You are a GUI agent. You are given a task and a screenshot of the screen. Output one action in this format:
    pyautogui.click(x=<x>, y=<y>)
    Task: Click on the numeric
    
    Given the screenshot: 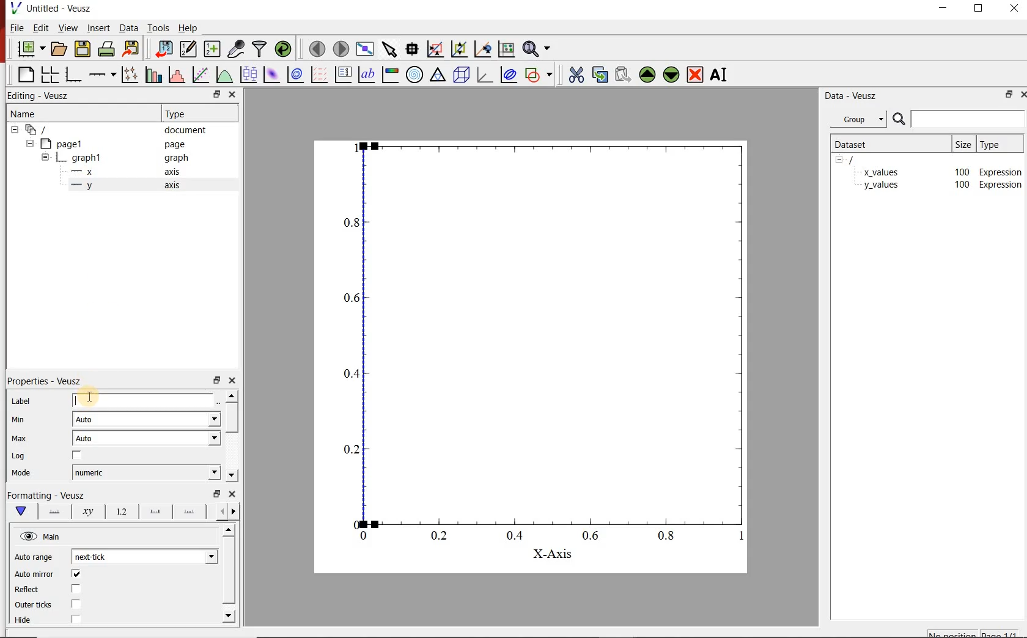 What is the action you would take?
    pyautogui.click(x=145, y=472)
    